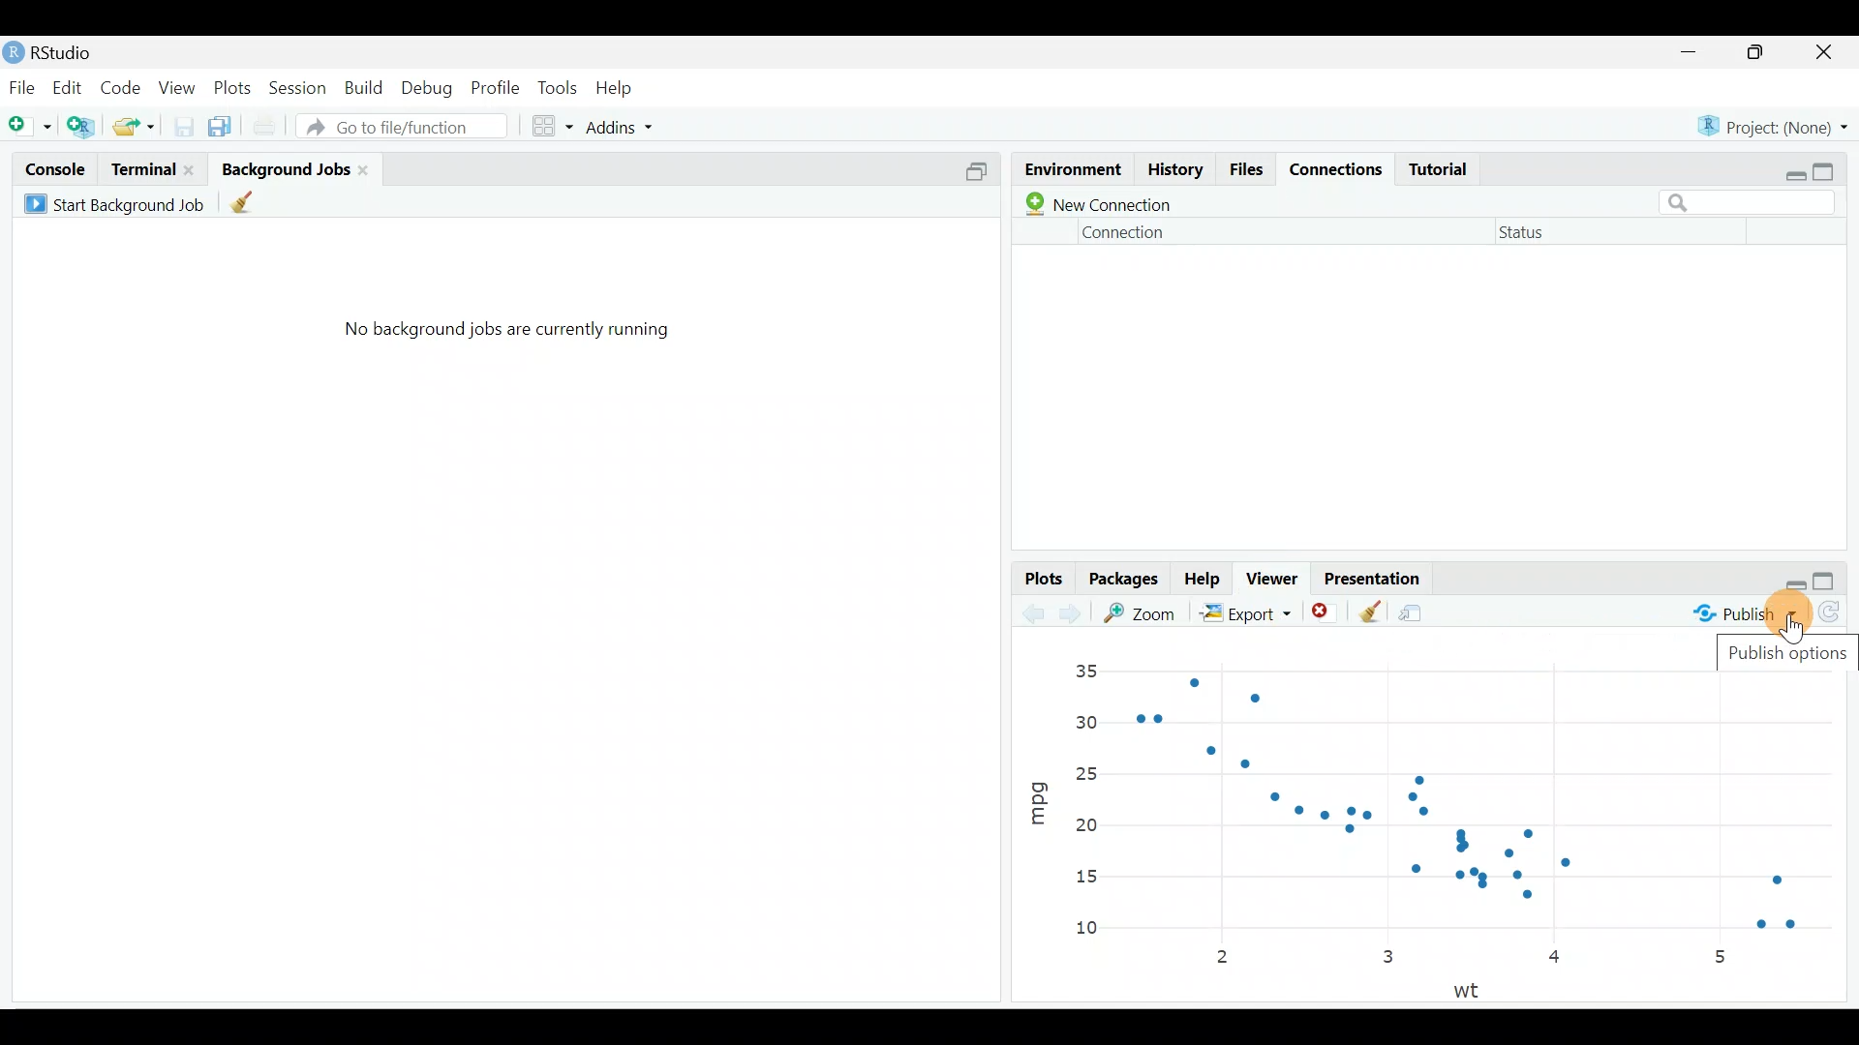 This screenshot has height=1045, width=1859. Describe the element at coordinates (1126, 581) in the screenshot. I see `Packages` at that location.